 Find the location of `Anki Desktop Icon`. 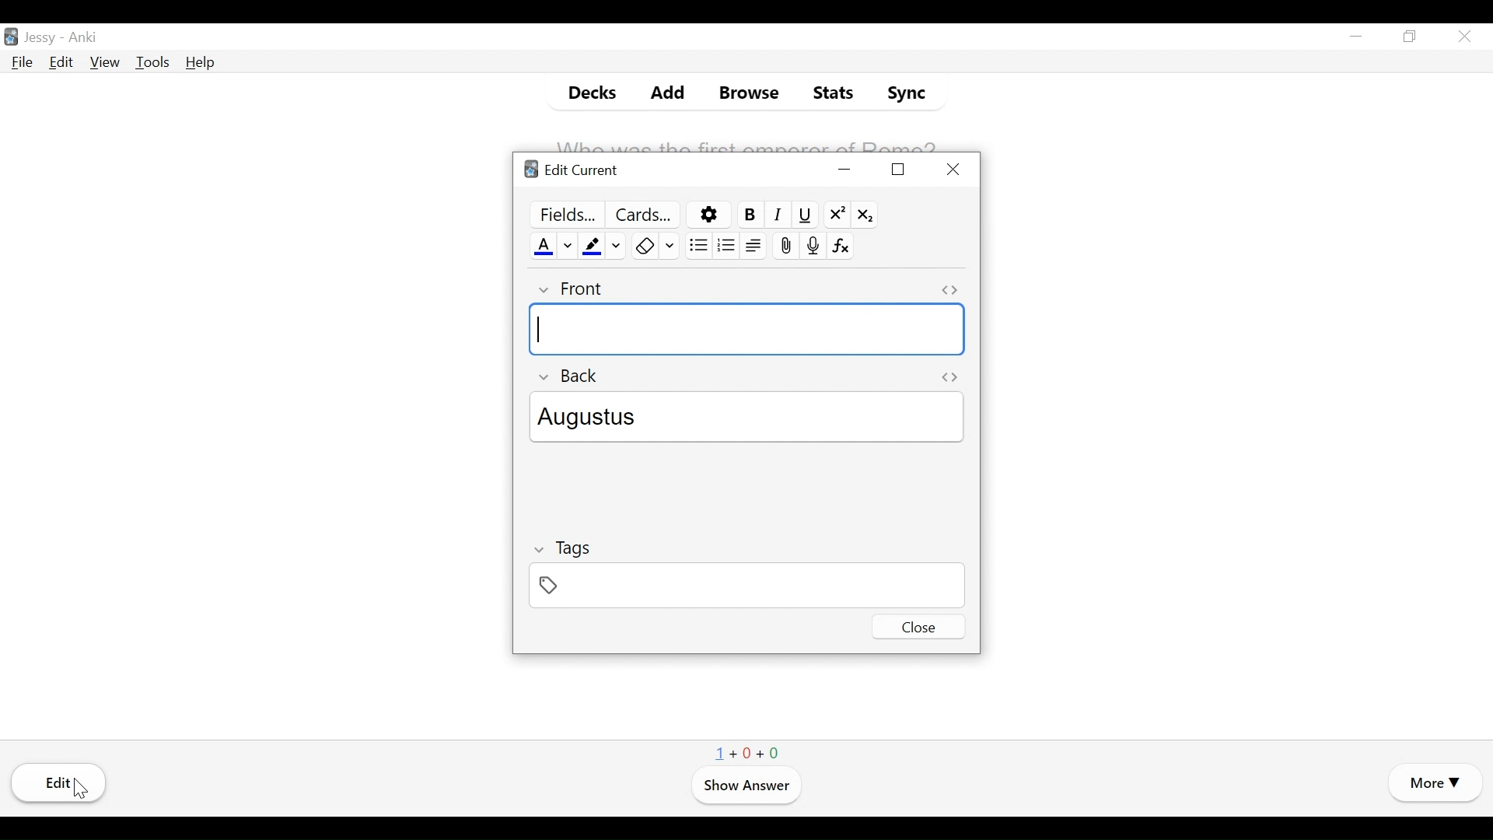

Anki Desktop Icon is located at coordinates (11, 36).